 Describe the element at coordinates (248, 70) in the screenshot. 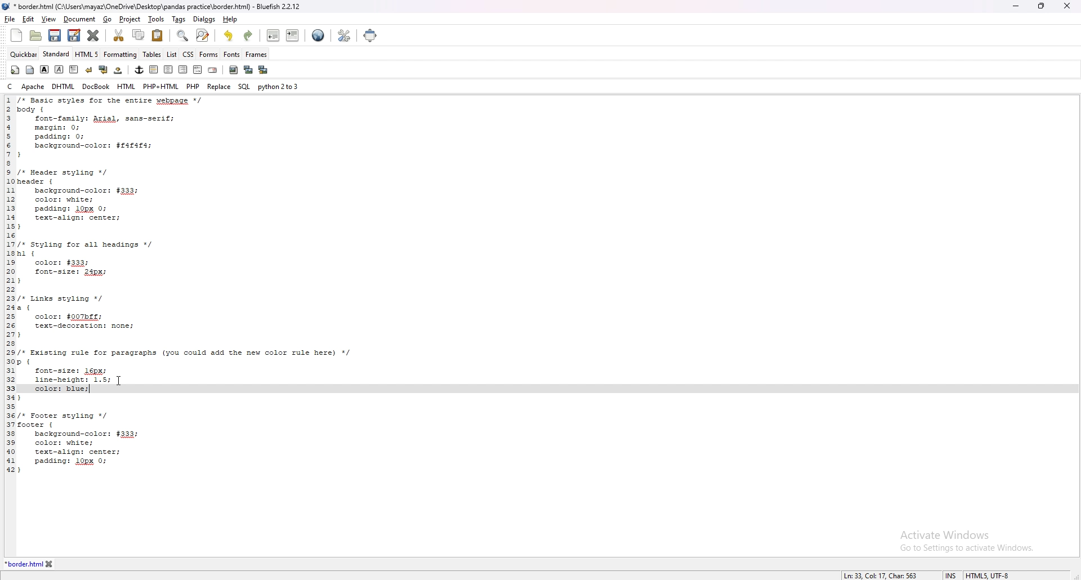

I see `insert thumbnail` at that location.